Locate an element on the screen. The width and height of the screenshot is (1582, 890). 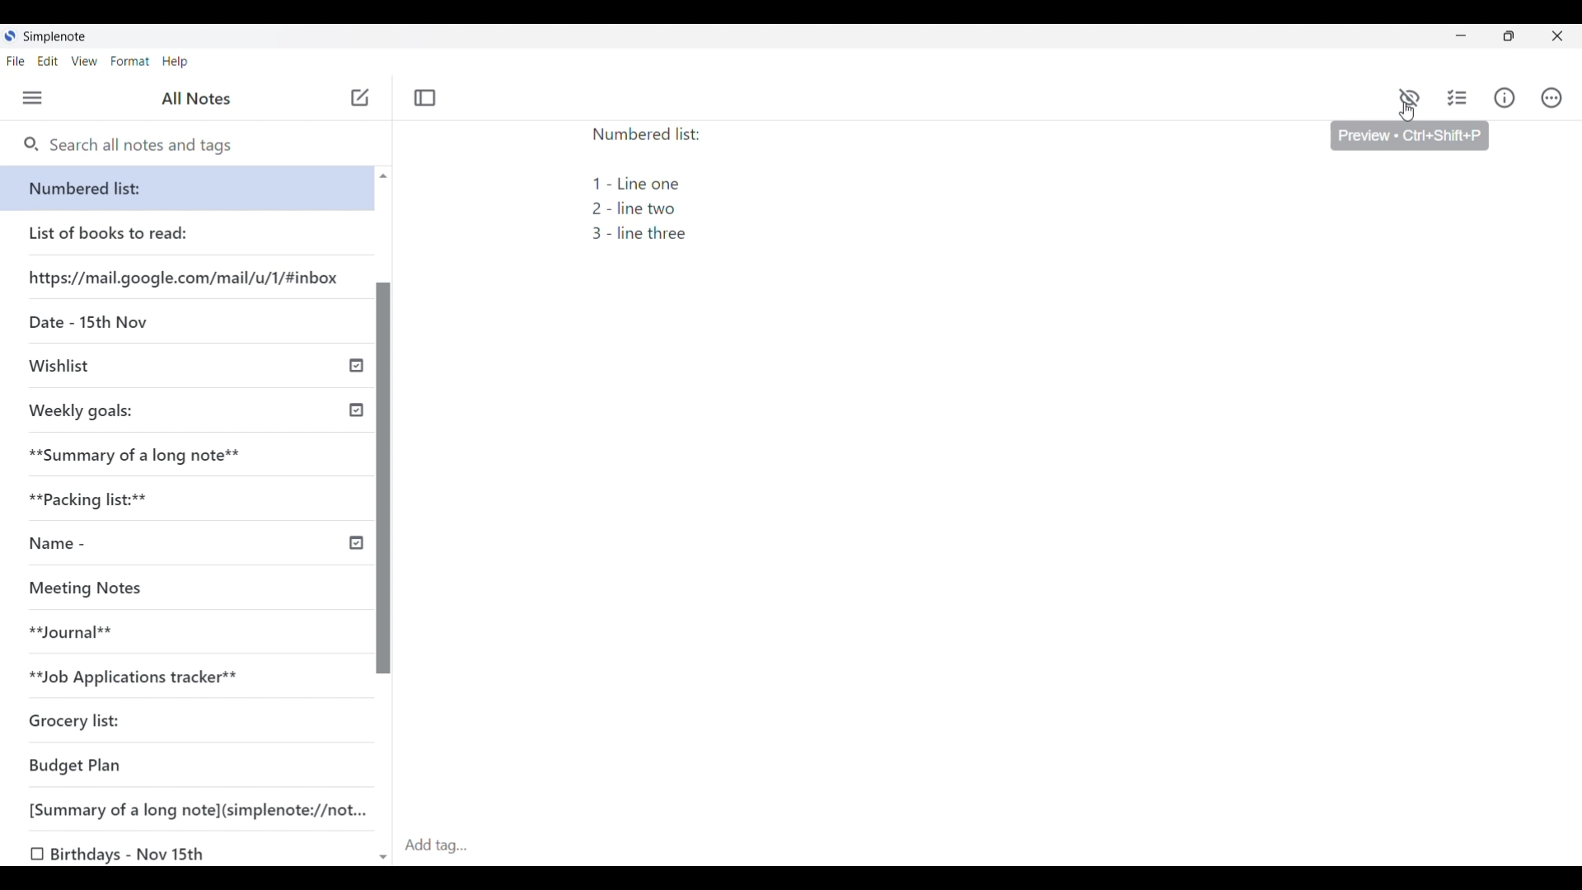
Vertical slide bar is located at coordinates (385, 478).